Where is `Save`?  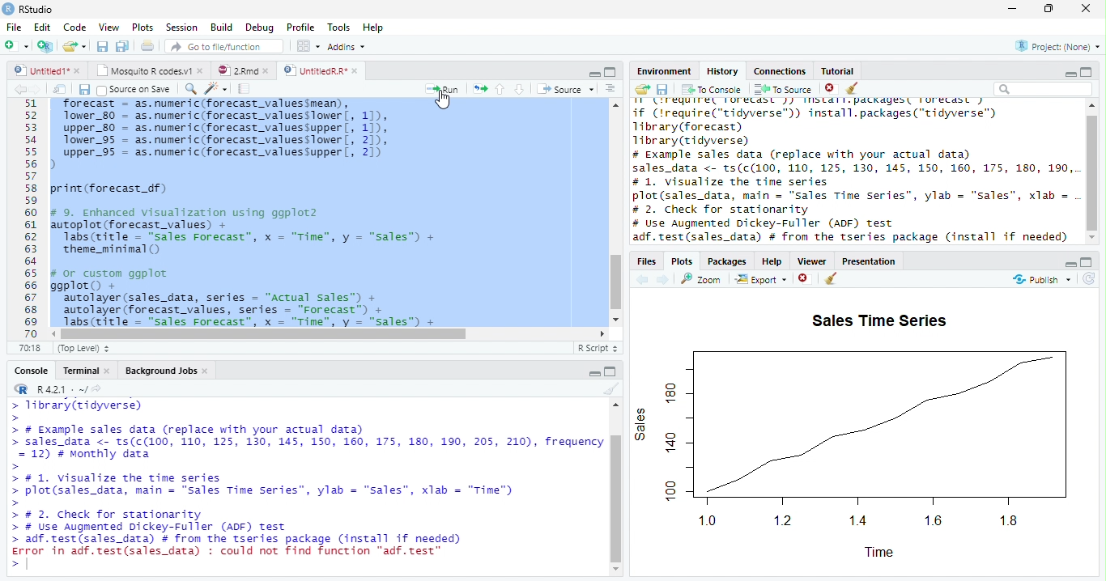 Save is located at coordinates (101, 45).